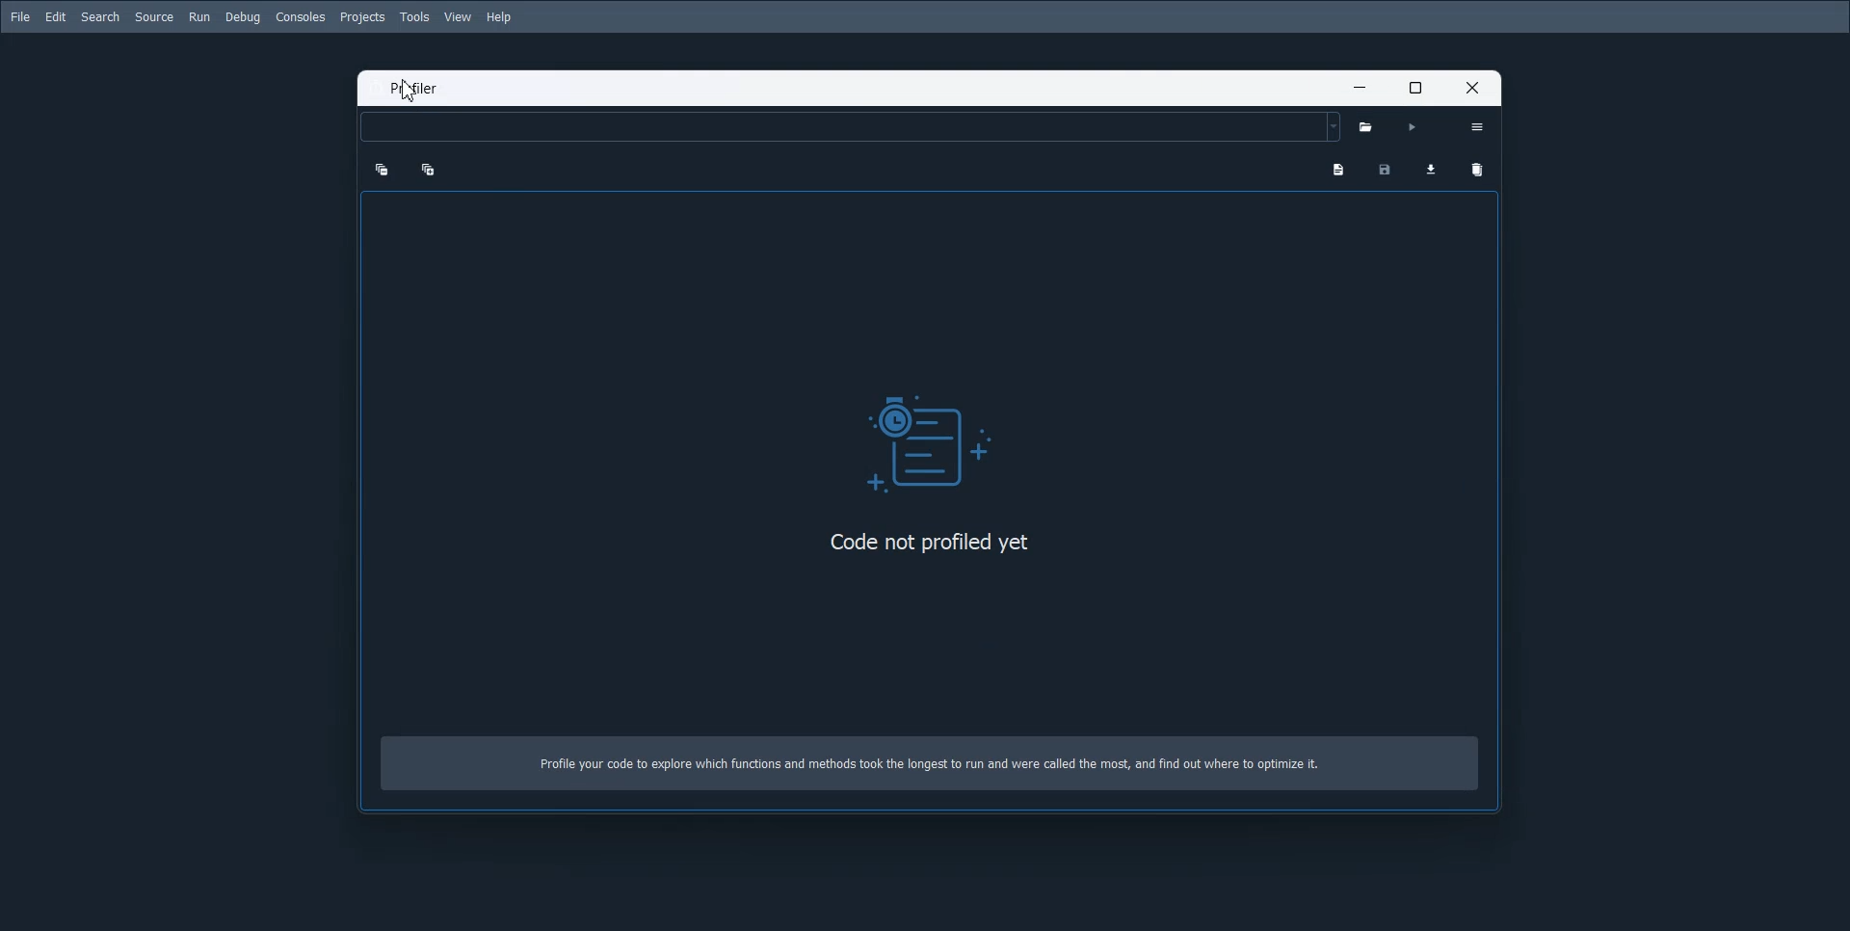 Image resolution: width=1850 pixels, height=931 pixels. What do you see at coordinates (929, 543) in the screenshot?
I see `code not profiled yet` at bounding box center [929, 543].